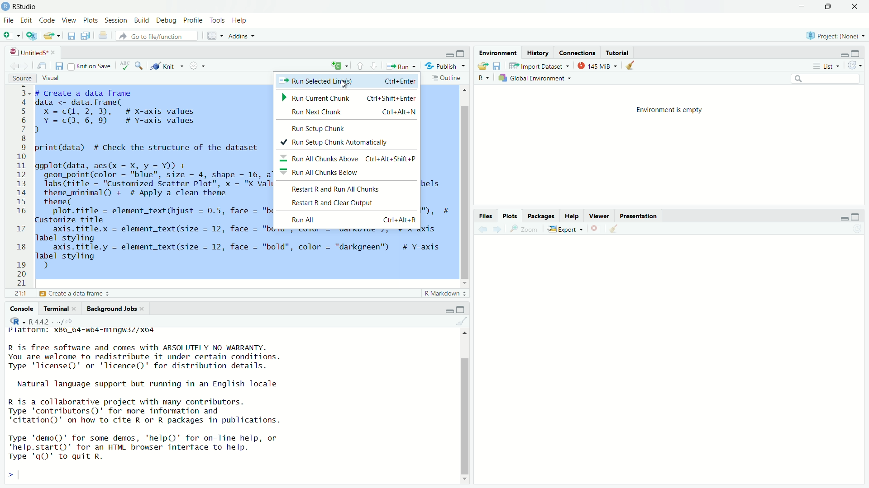 The image size is (869, 488). I want to click on Source, so click(20, 79).